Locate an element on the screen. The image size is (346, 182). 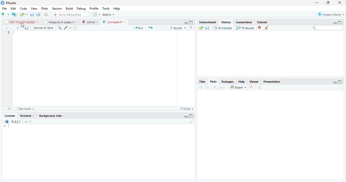
close is located at coordinates (98, 22).